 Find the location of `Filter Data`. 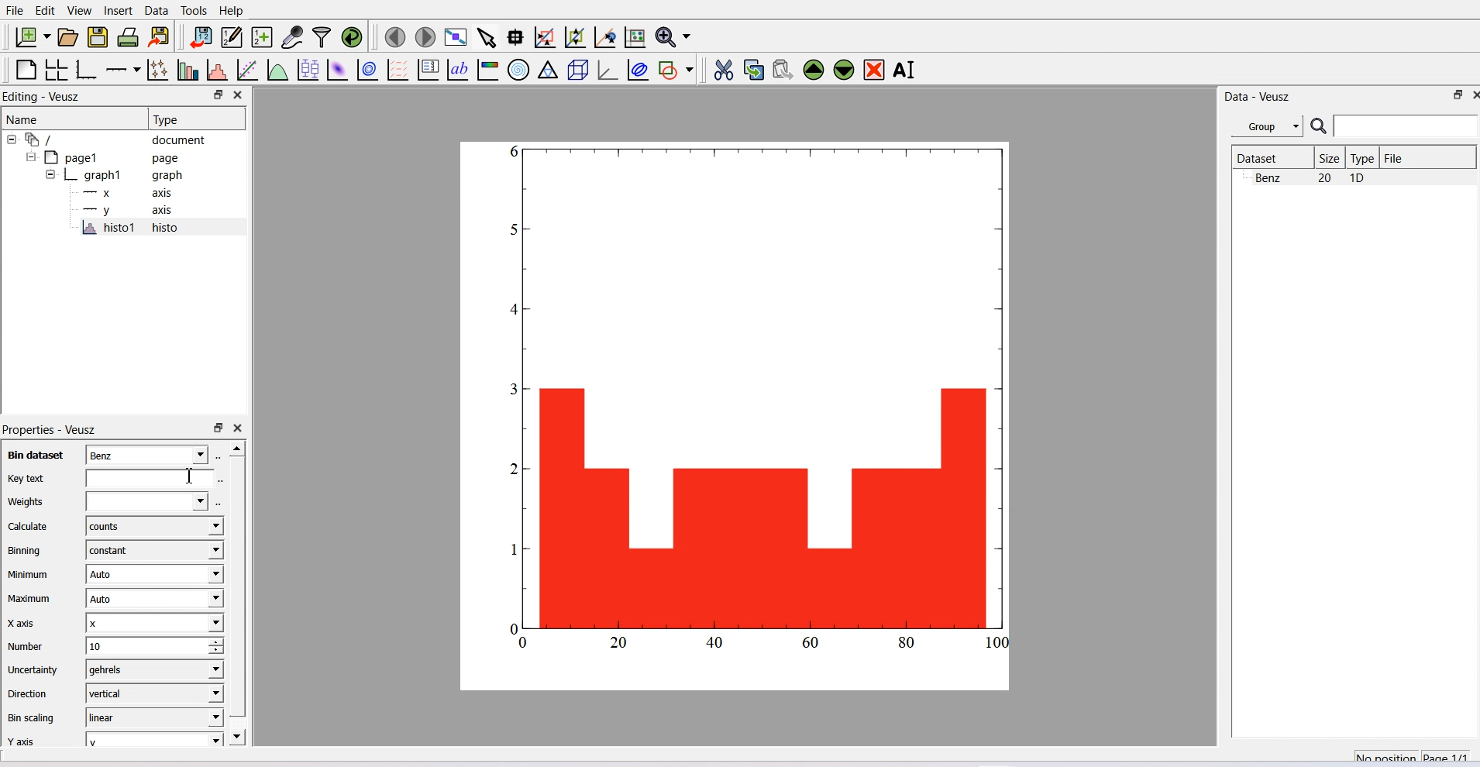

Filter Data is located at coordinates (323, 36).